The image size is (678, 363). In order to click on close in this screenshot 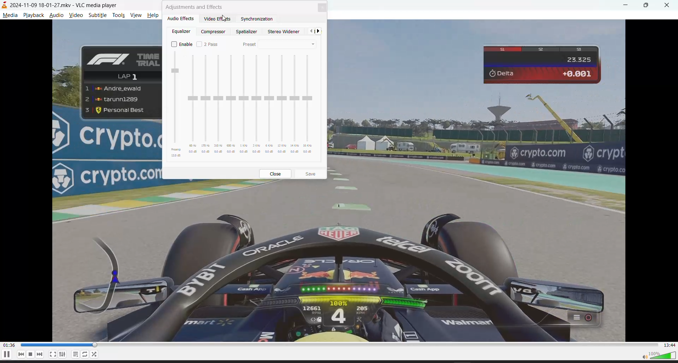, I will do `click(276, 174)`.